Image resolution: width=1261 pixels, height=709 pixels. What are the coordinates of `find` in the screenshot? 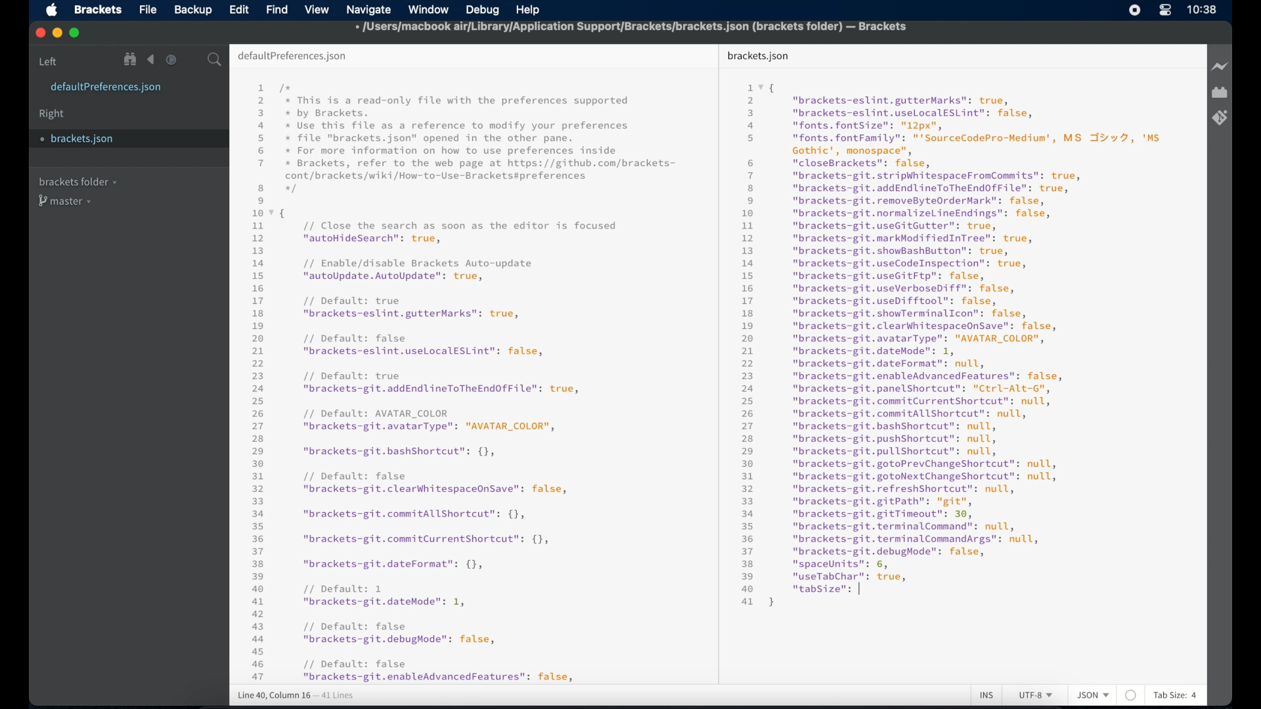 It's located at (277, 9).